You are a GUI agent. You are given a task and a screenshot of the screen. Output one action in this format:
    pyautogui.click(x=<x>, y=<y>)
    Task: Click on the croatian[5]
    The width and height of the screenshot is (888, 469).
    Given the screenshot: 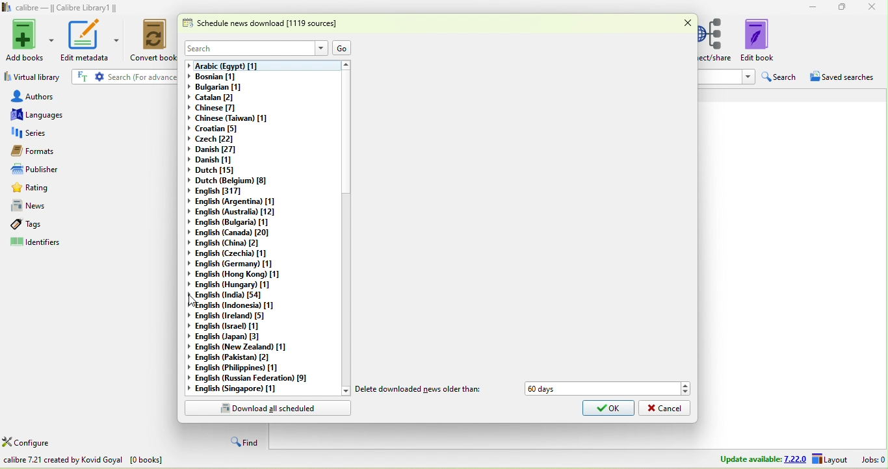 What is the action you would take?
    pyautogui.click(x=218, y=129)
    